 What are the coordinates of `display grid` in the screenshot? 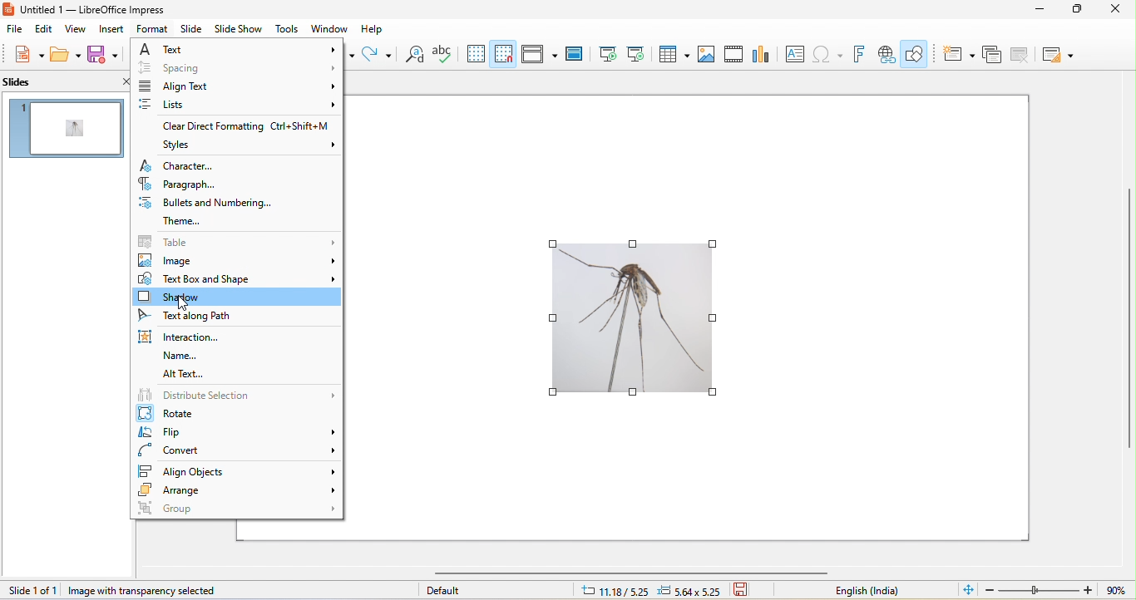 It's located at (475, 54).